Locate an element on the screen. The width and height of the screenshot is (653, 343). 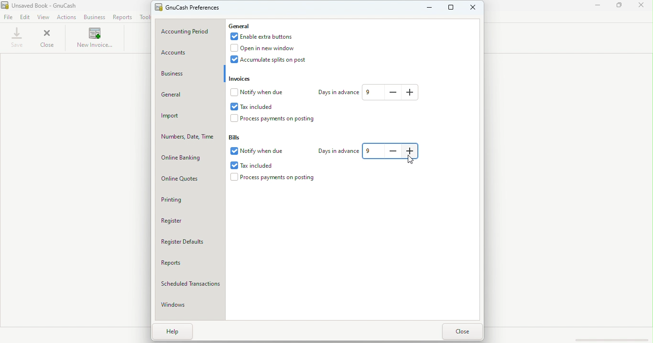
View is located at coordinates (44, 17).